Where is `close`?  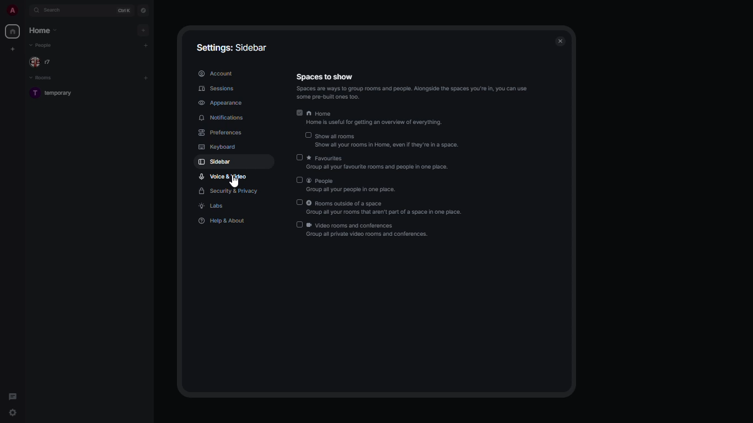 close is located at coordinates (561, 41).